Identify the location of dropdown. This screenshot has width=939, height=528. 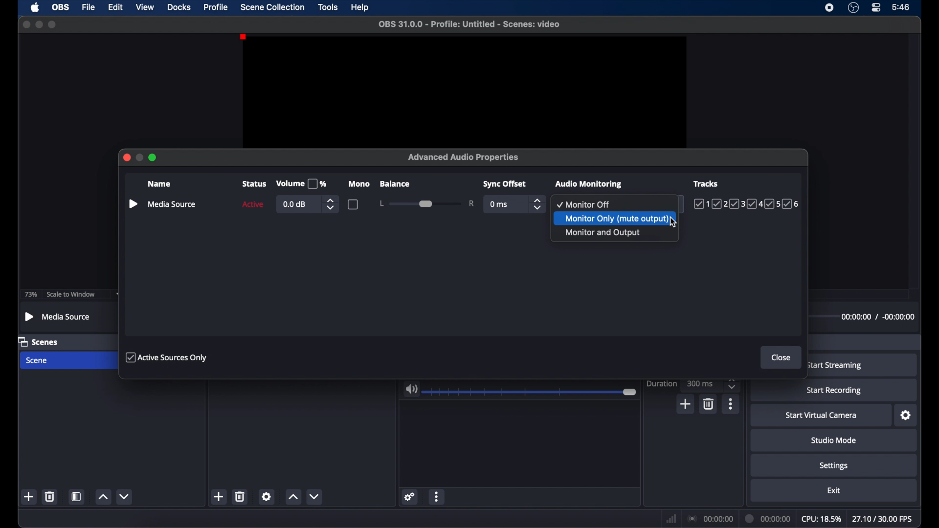
(677, 204).